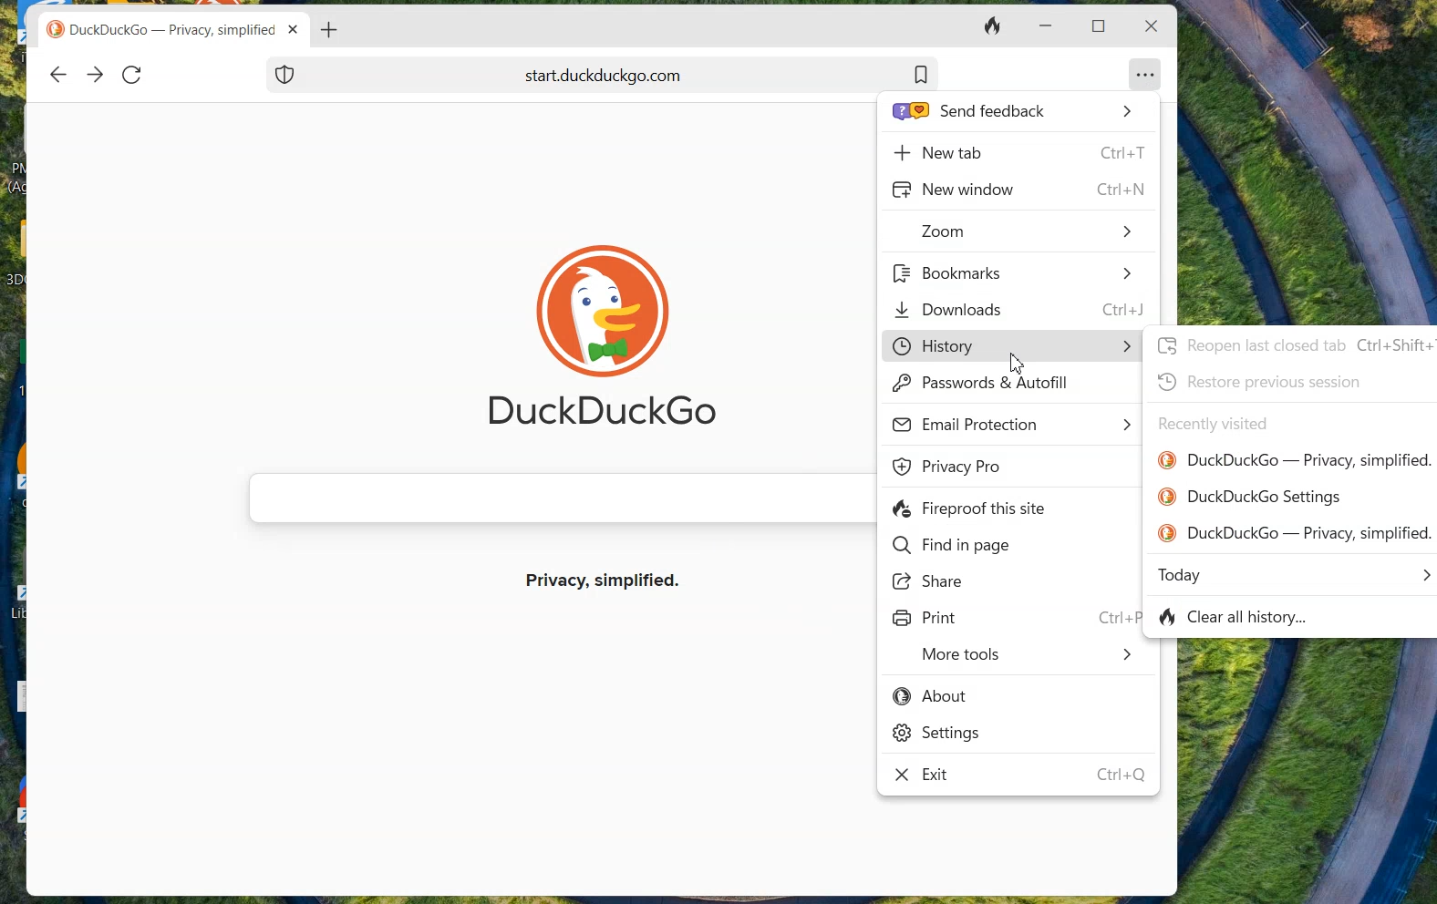  I want to click on duckduck go logo, so click(56, 30).